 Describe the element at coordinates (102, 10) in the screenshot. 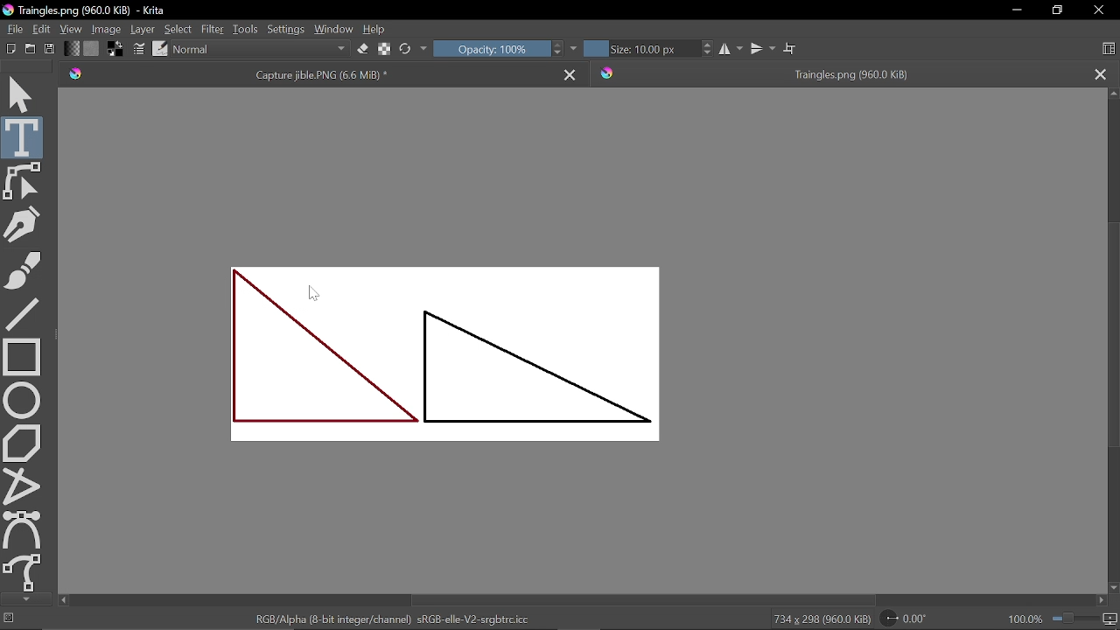

I see `Triangles.png (960.0 KiB)` at that location.